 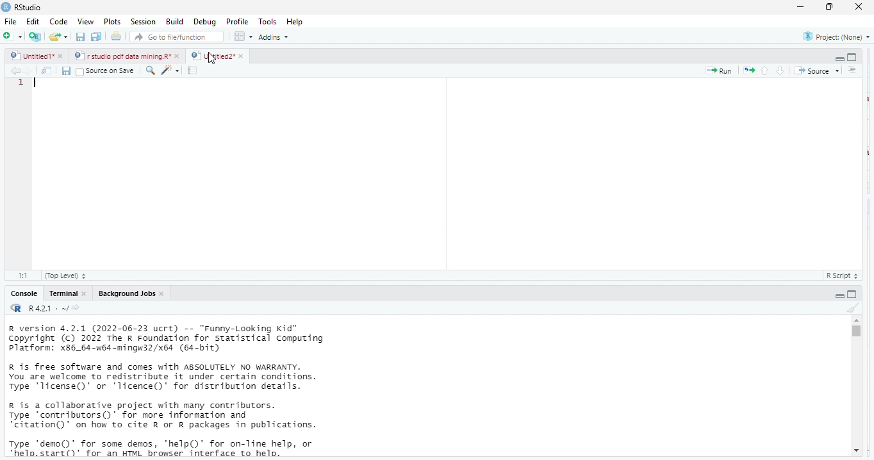 What do you see at coordinates (856, 320) in the screenshot?
I see `scroll up` at bounding box center [856, 320].